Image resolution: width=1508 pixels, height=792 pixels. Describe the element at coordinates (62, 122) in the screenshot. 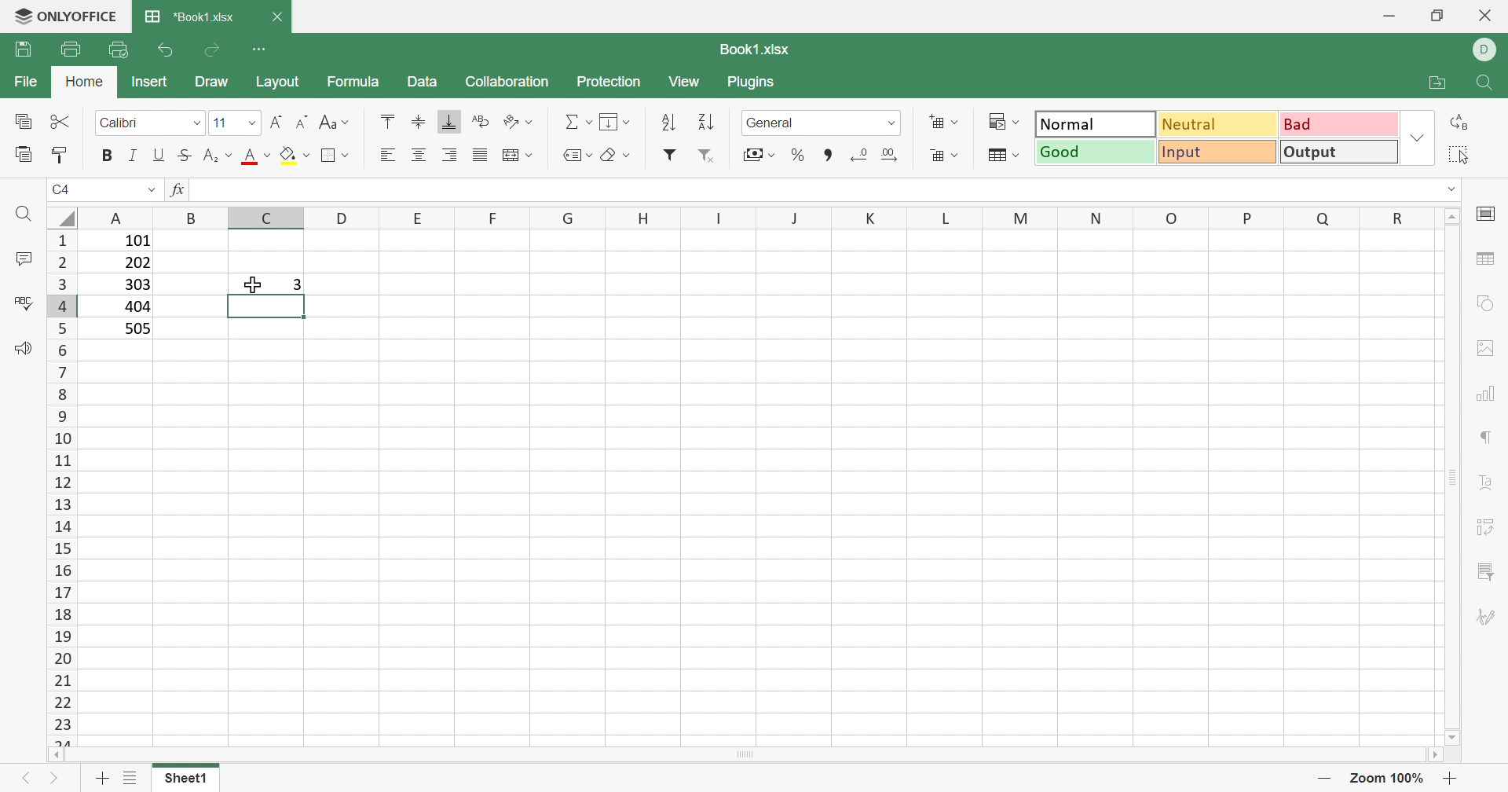

I see `Cut` at that location.